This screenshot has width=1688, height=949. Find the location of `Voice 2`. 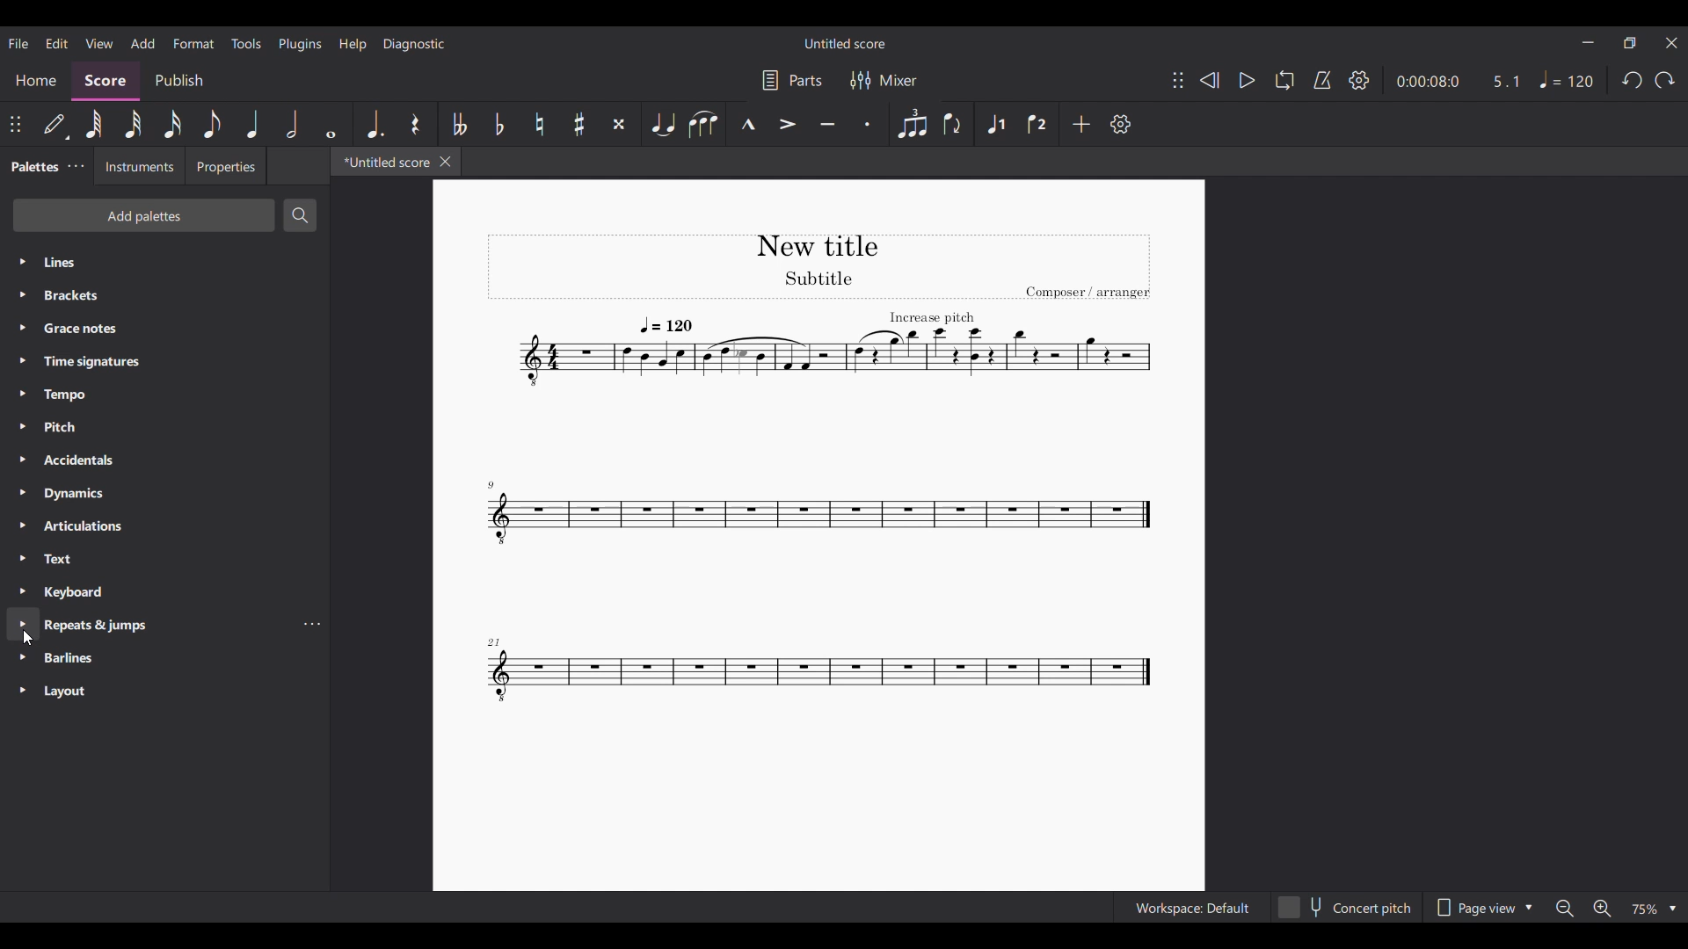

Voice 2 is located at coordinates (1038, 124).